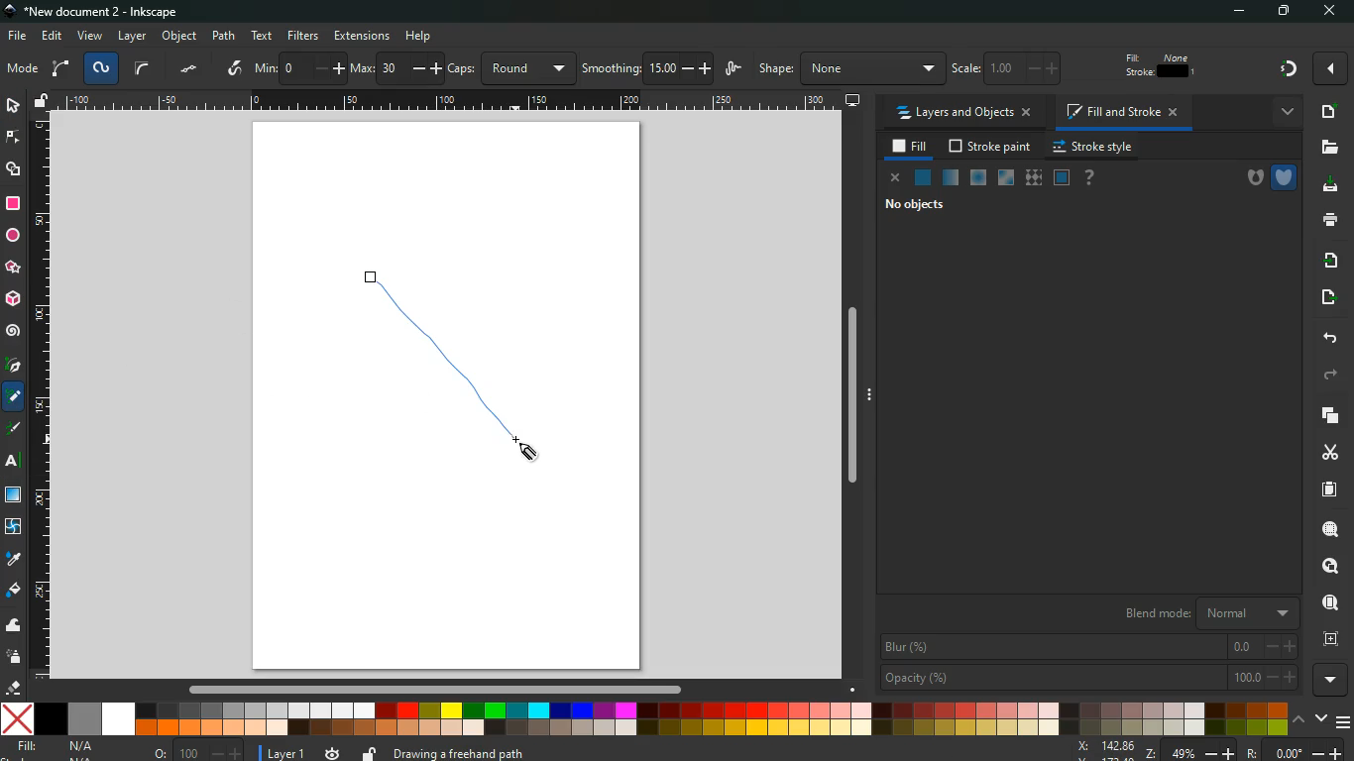 This screenshot has width=1354, height=761. Describe the element at coordinates (419, 35) in the screenshot. I see `` at that location.